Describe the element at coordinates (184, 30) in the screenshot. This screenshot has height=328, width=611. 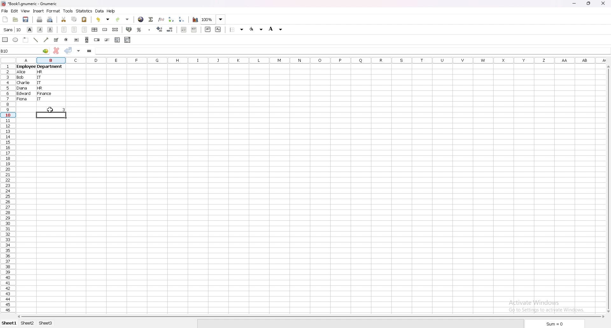
I see `decrease indent` at that location.